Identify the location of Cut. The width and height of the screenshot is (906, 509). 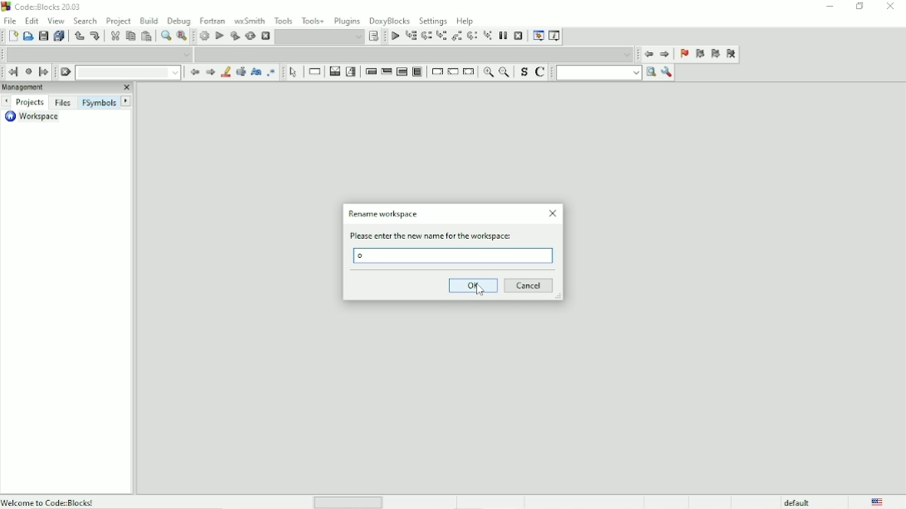
(114, 36).